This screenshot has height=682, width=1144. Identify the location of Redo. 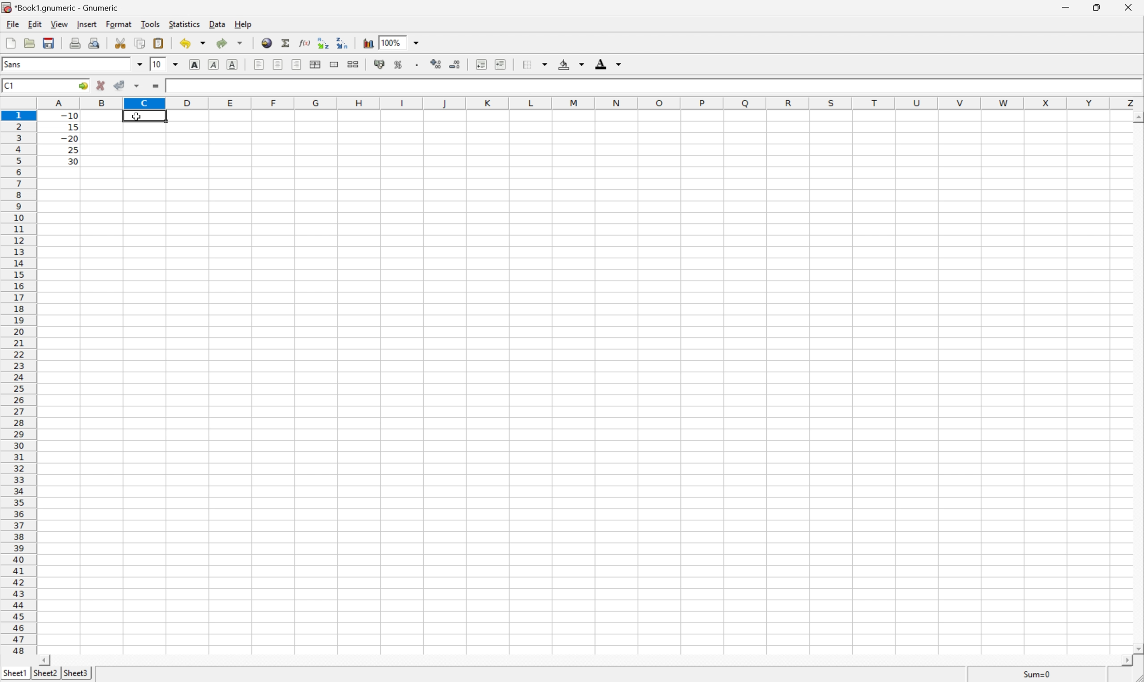
(231, 44).